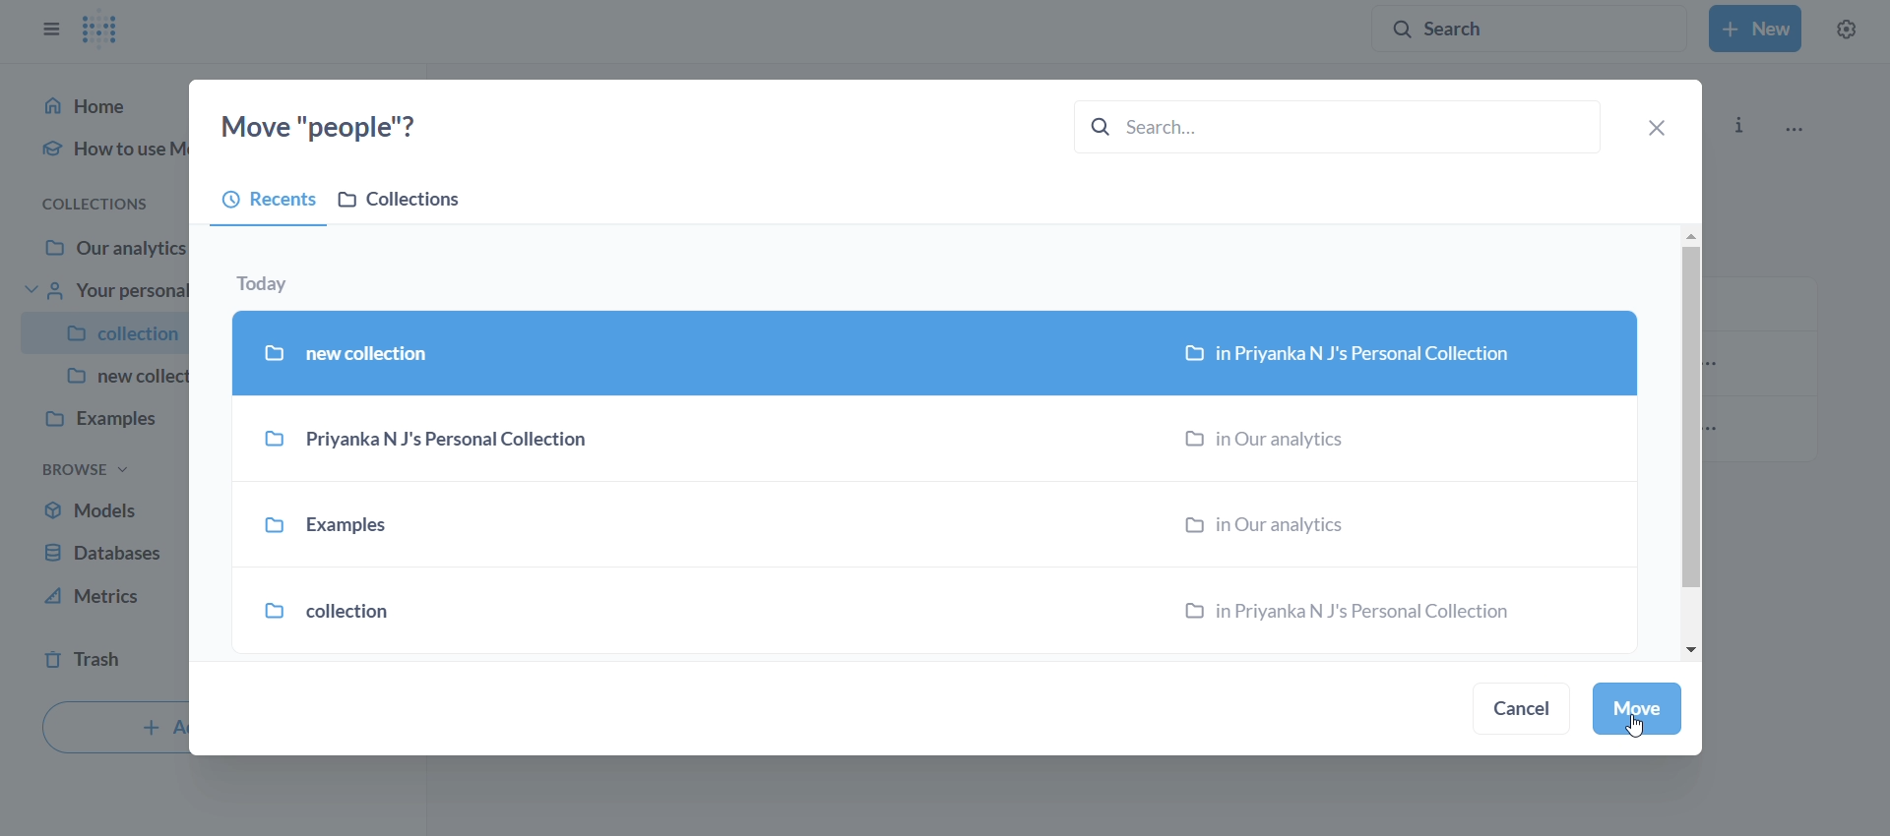  Describe the element at coordinates (935, 350) in the screenshot. I see `selected new collection` at that location.